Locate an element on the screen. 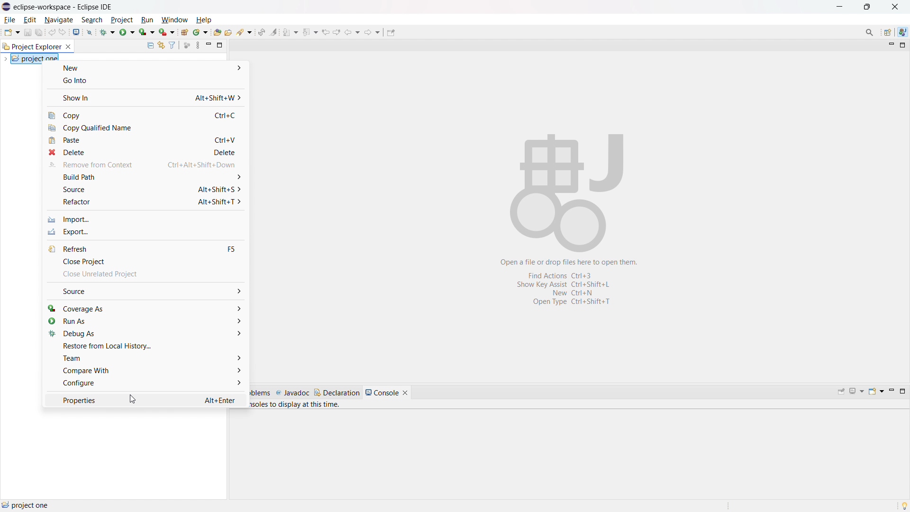 The height and width of the screenshot is (512, 910). window is located at coordinates (174, 20).